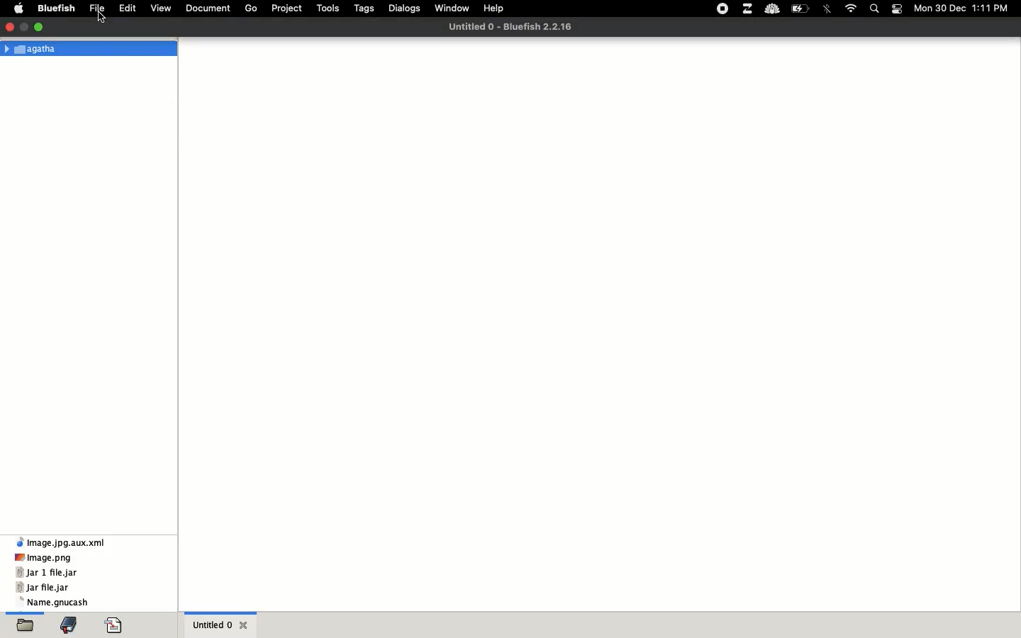 The image size is (1021, 638). Describe the element at coordinates (850, 7) in the screenshot. I see `internet` at that location.